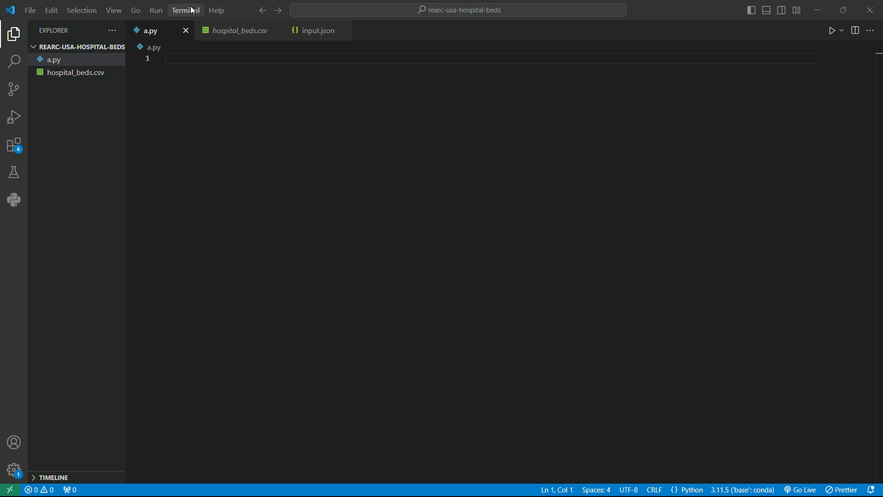 The width and height of the screenshot is (883, 497). I want to click on run and debug, so click(14, 115).